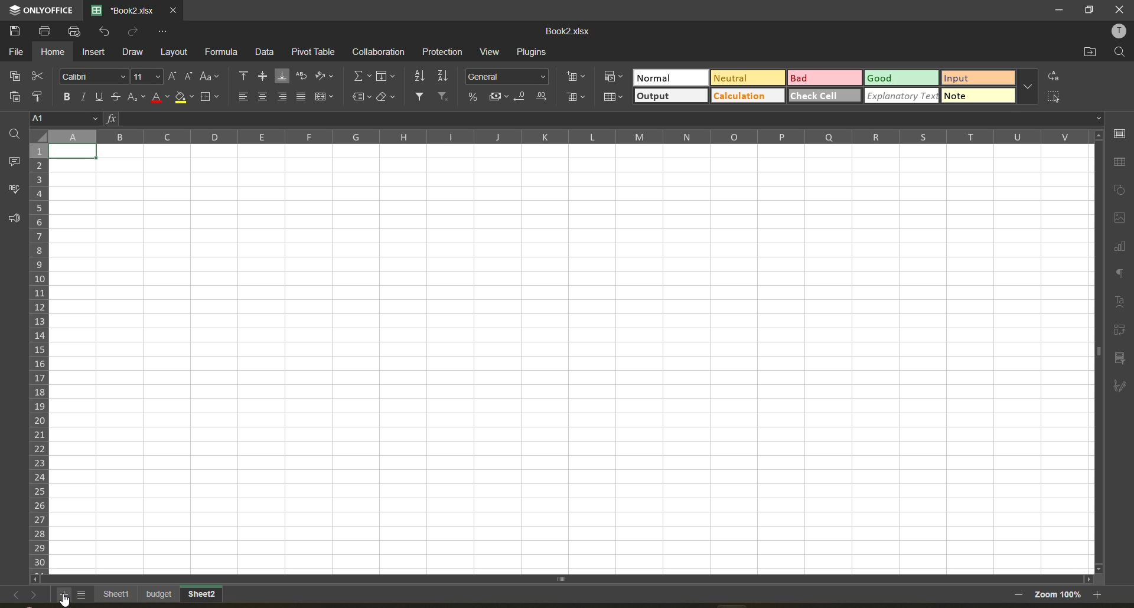  What do you see at coordinates (116, 593) in the screenshot?
I see `existing sheet names` at bounding box center [116, 593].